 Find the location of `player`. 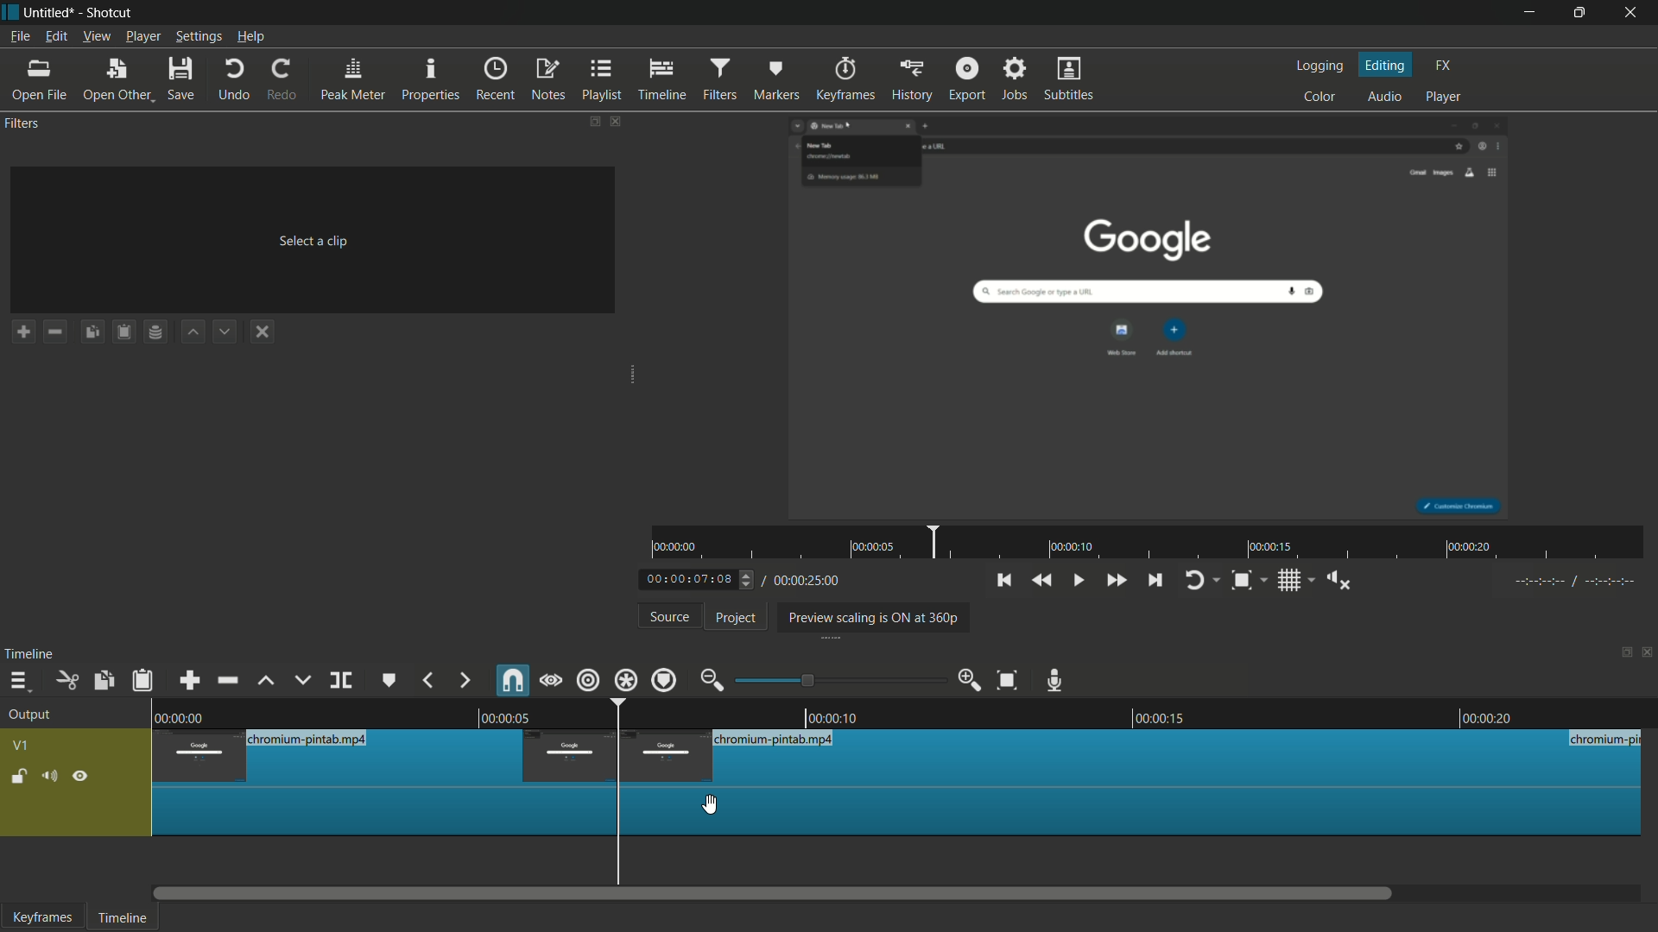

player is located at coordinates (1444, 95).